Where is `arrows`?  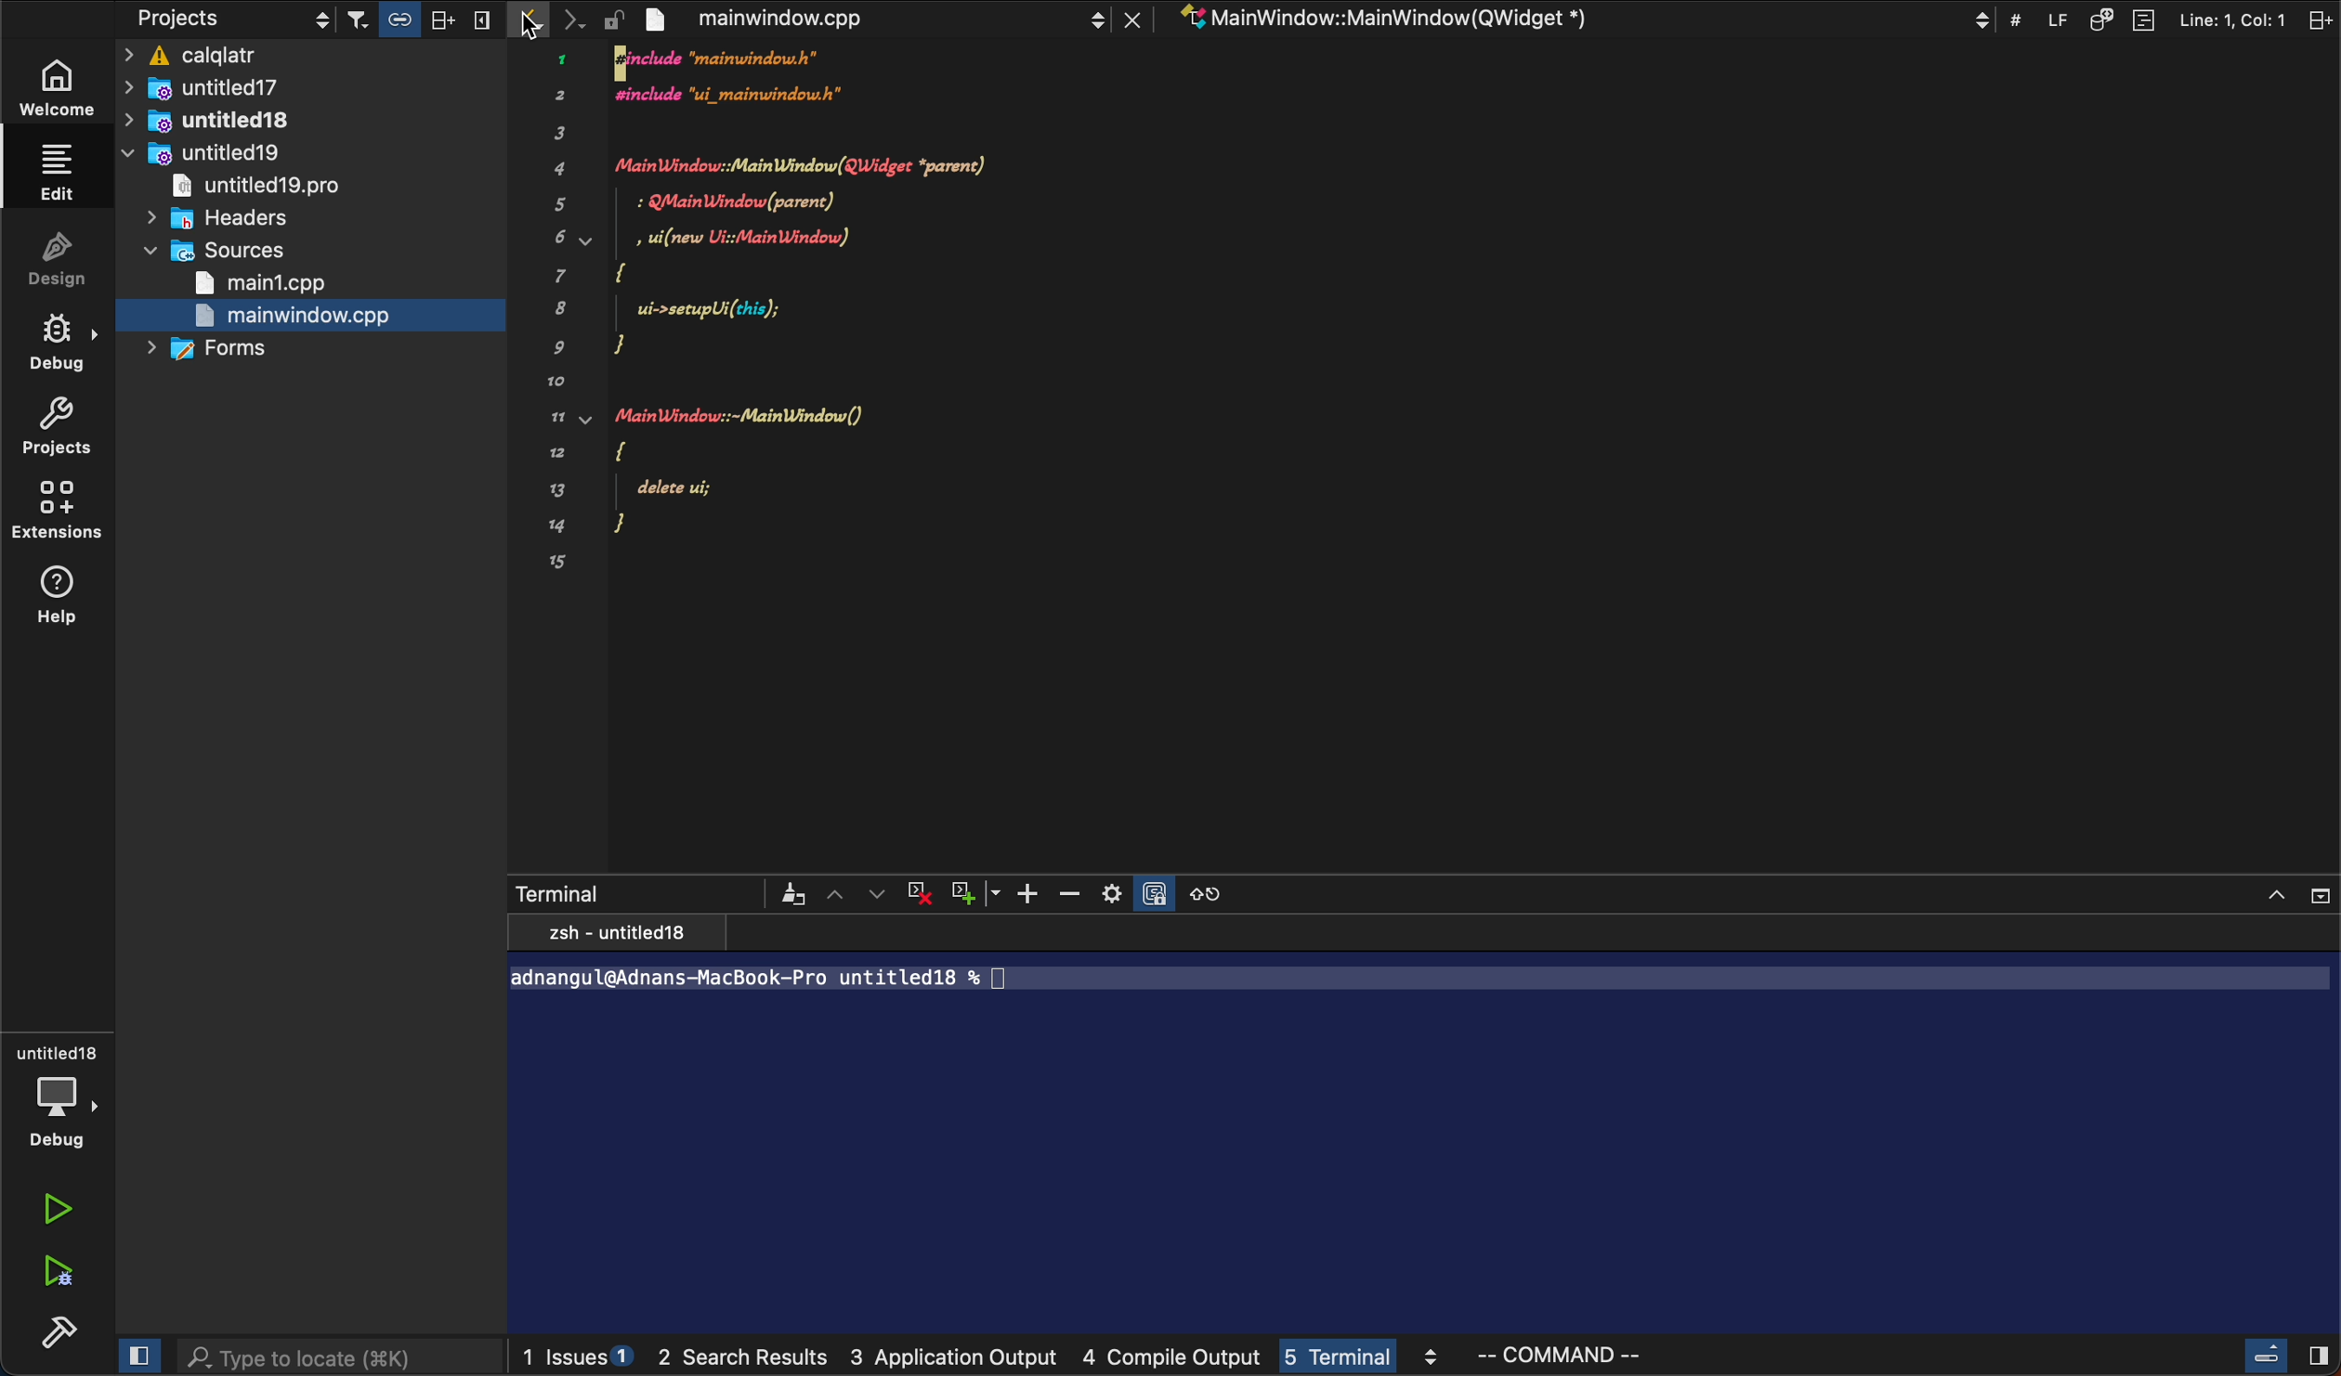 arrows is located at coordinates (857, 893).